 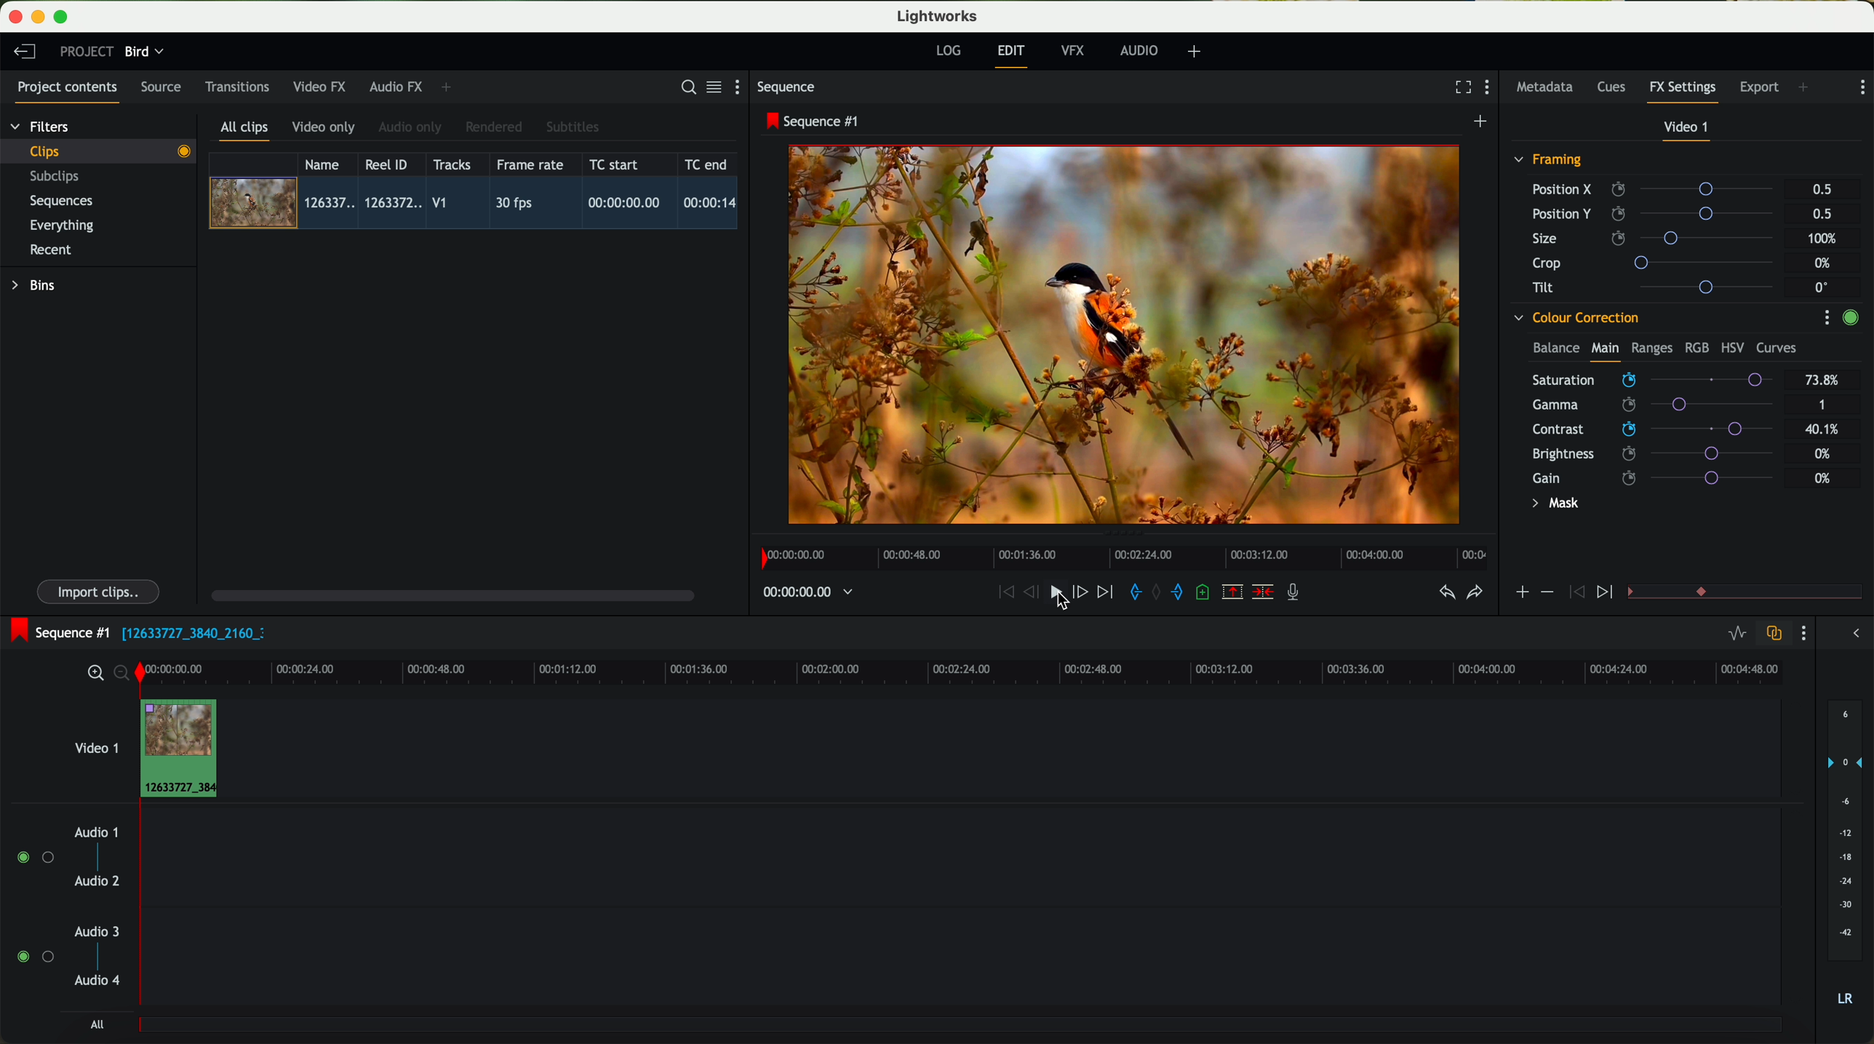 What do you see at coordinates (1662, 477) in the screenshot?
I see `gain` at bounding box center [1662, 477].